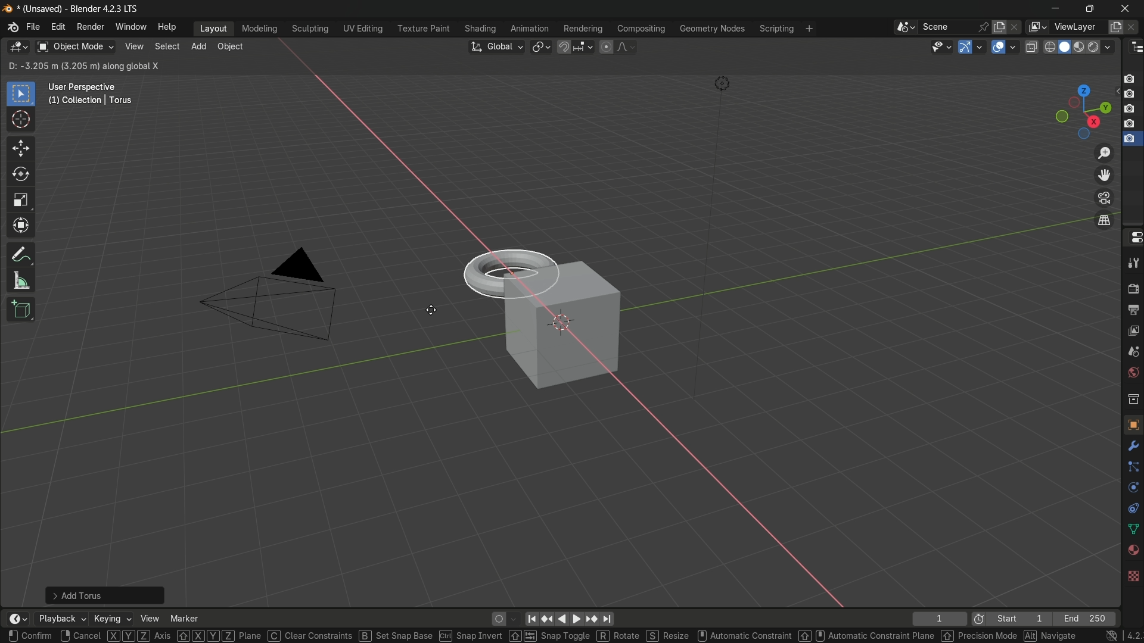 Image resolution: width=1144 pixels, height=643 pixels. I want to click on proportional editing object, so click(605, 46).